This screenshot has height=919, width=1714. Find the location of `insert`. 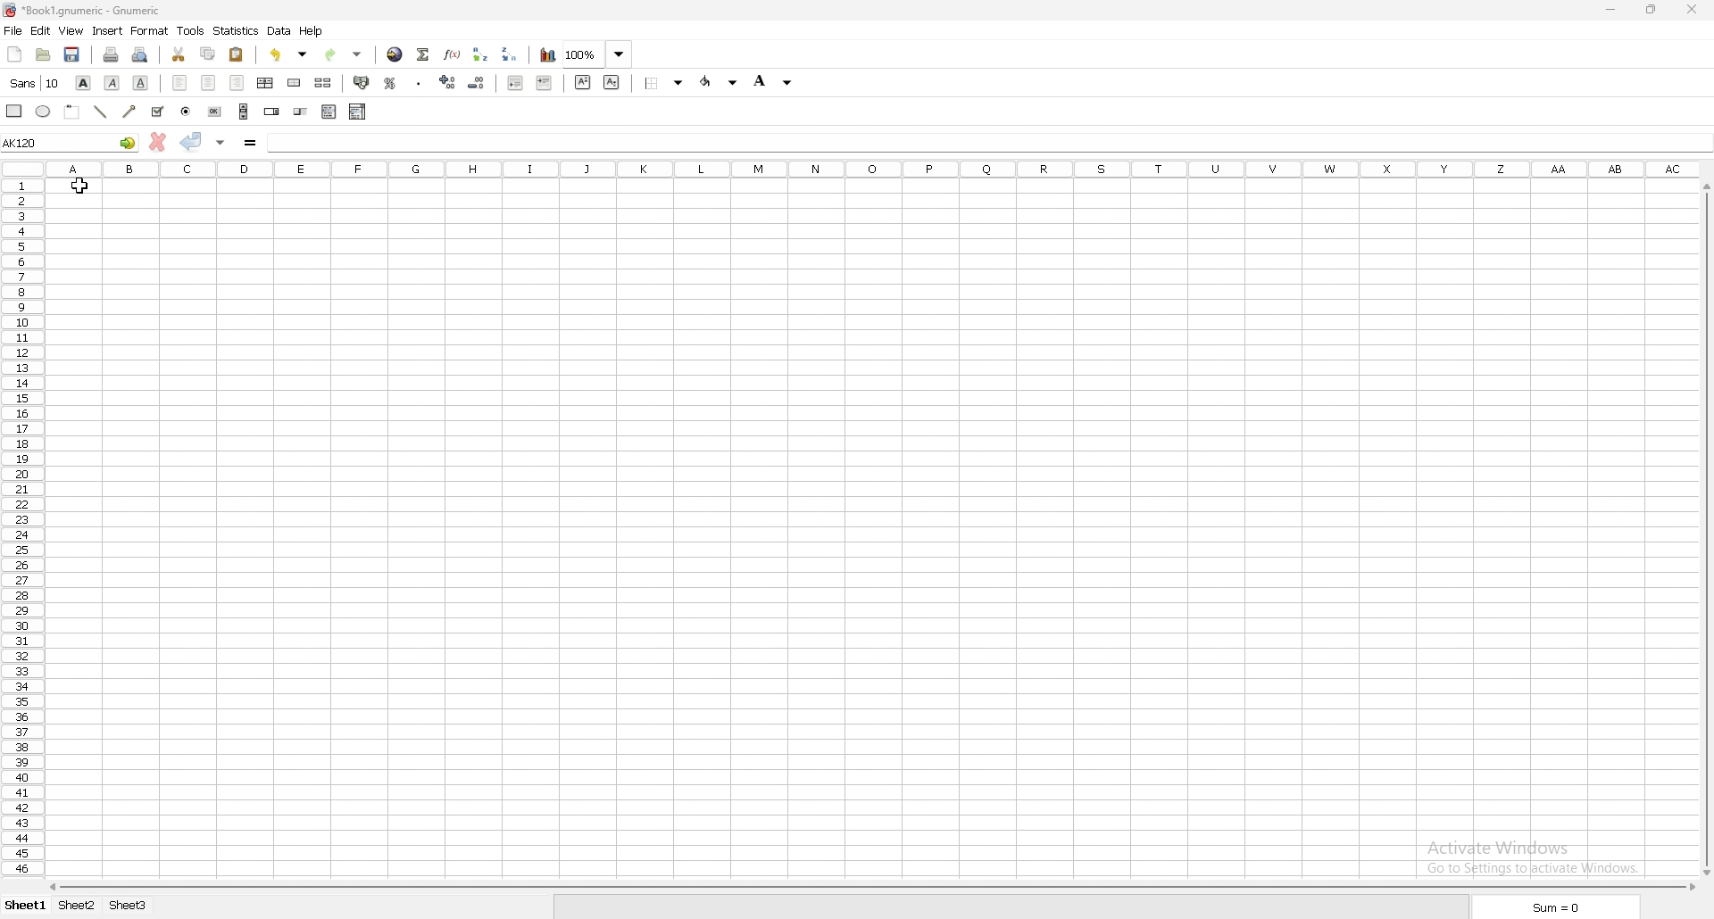

insert is located at coordinates (109, 29).